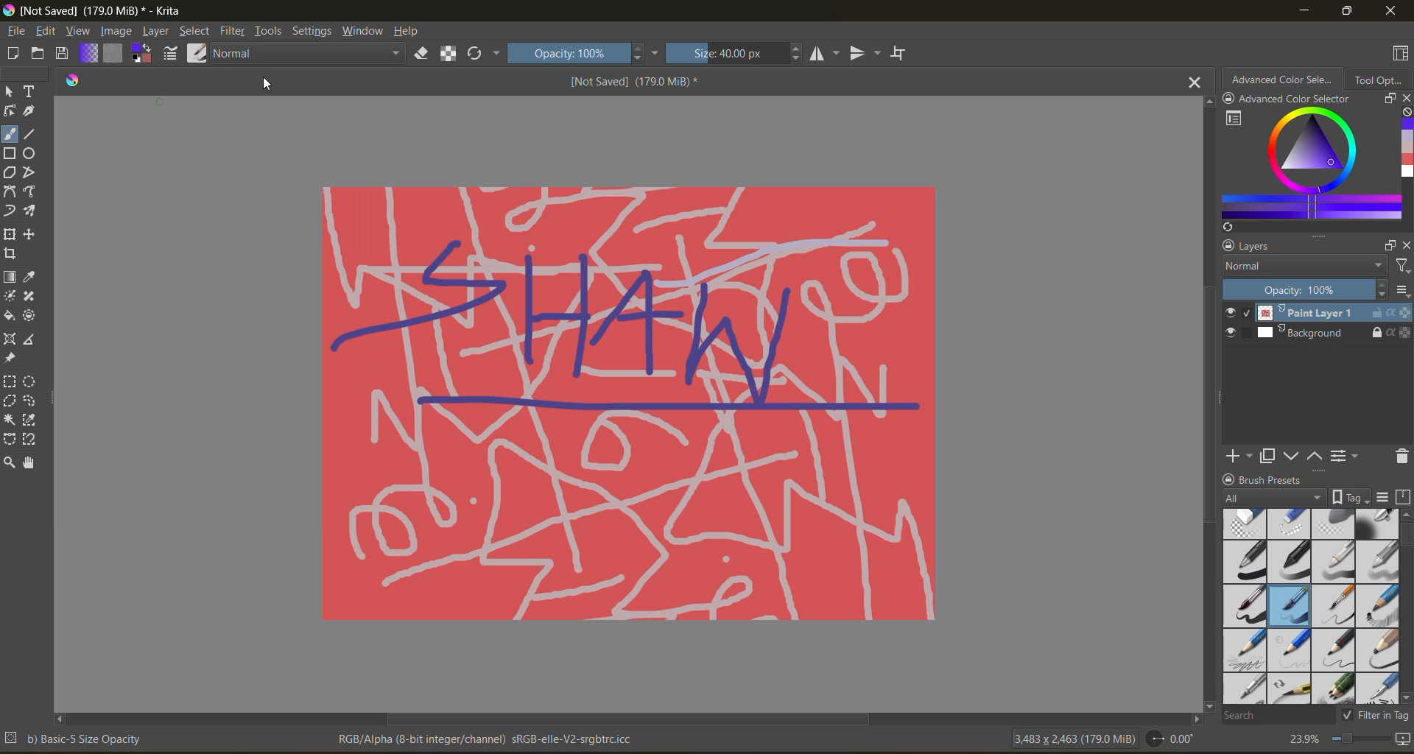 The image size is (1414, 754). Describe the element at coordinates (88, 53) in the screenshot. I see `fill gradient` at that location.